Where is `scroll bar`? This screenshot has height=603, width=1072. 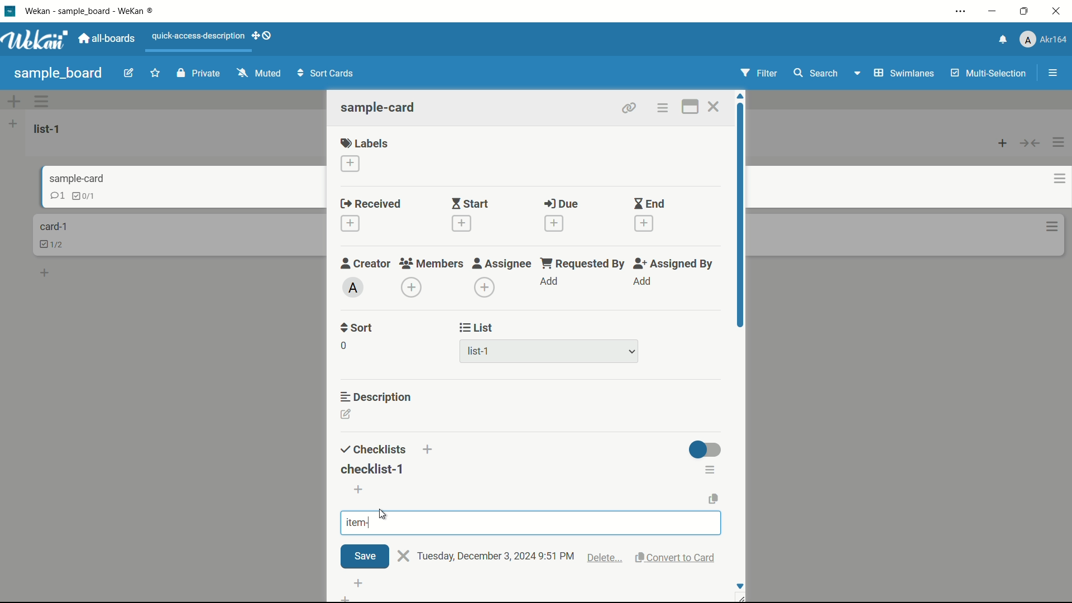 scroll bar is located at coordinates (741, 222).